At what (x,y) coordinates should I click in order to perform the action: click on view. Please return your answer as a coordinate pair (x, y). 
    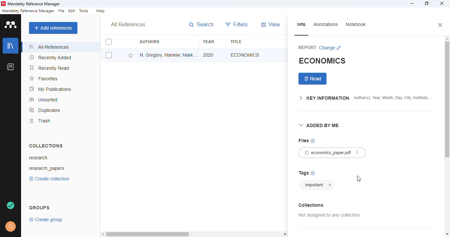
    Looking at the image, I should click on (270, 24).